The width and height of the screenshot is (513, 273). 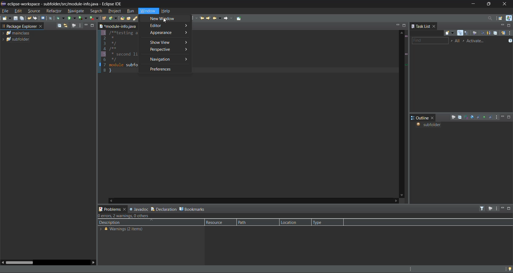 What do you see at coordinates (33, 11) in the screenshot?
I see `source` at bounding box center [33, 11].